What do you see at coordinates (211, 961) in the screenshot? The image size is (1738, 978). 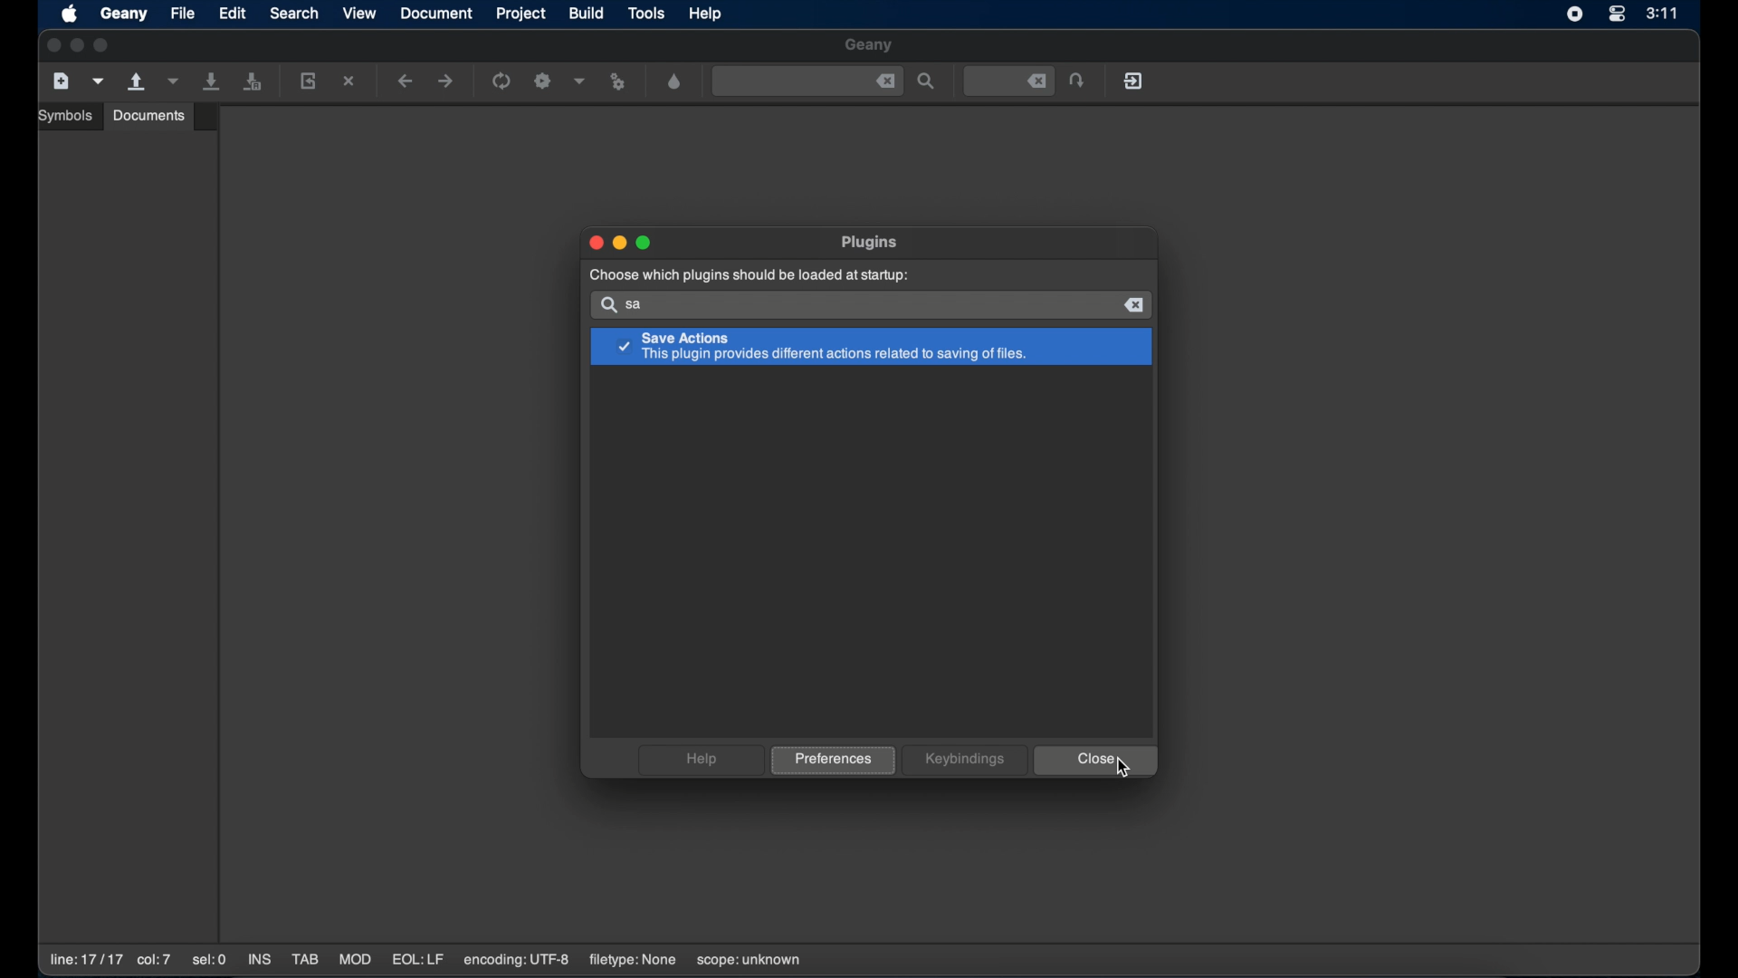 I see `sel:0` at bounding box center [211, 961].